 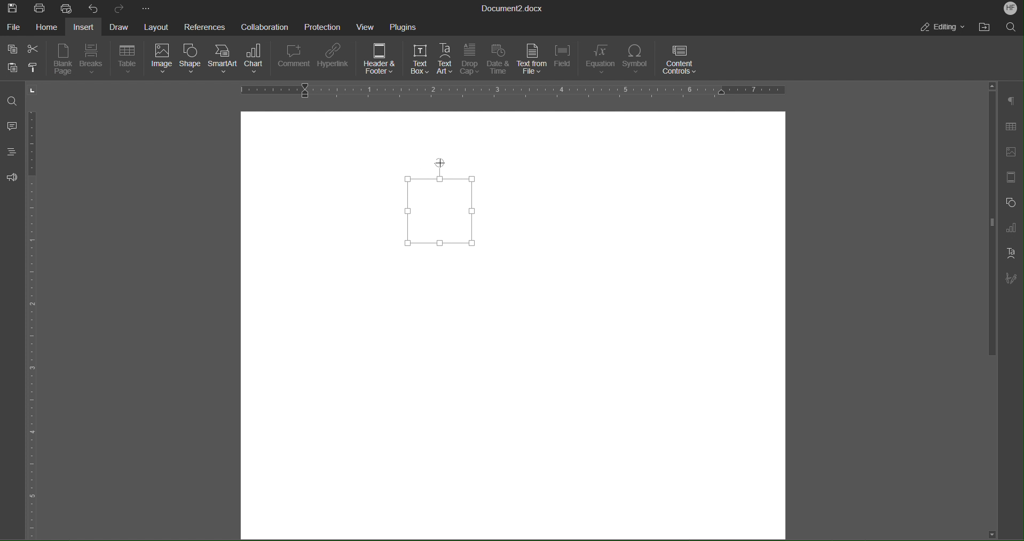 I want to click on Textbox, so click(x=446, y=205).